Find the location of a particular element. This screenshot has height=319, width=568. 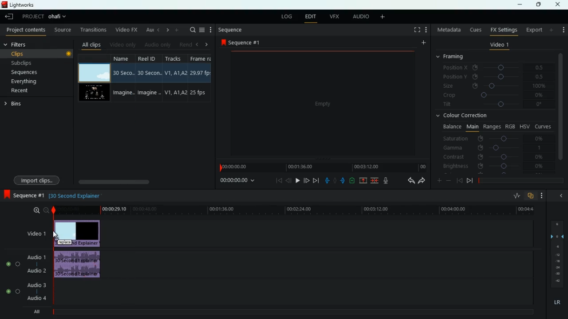

transitions is located at coordinates (91, 30).